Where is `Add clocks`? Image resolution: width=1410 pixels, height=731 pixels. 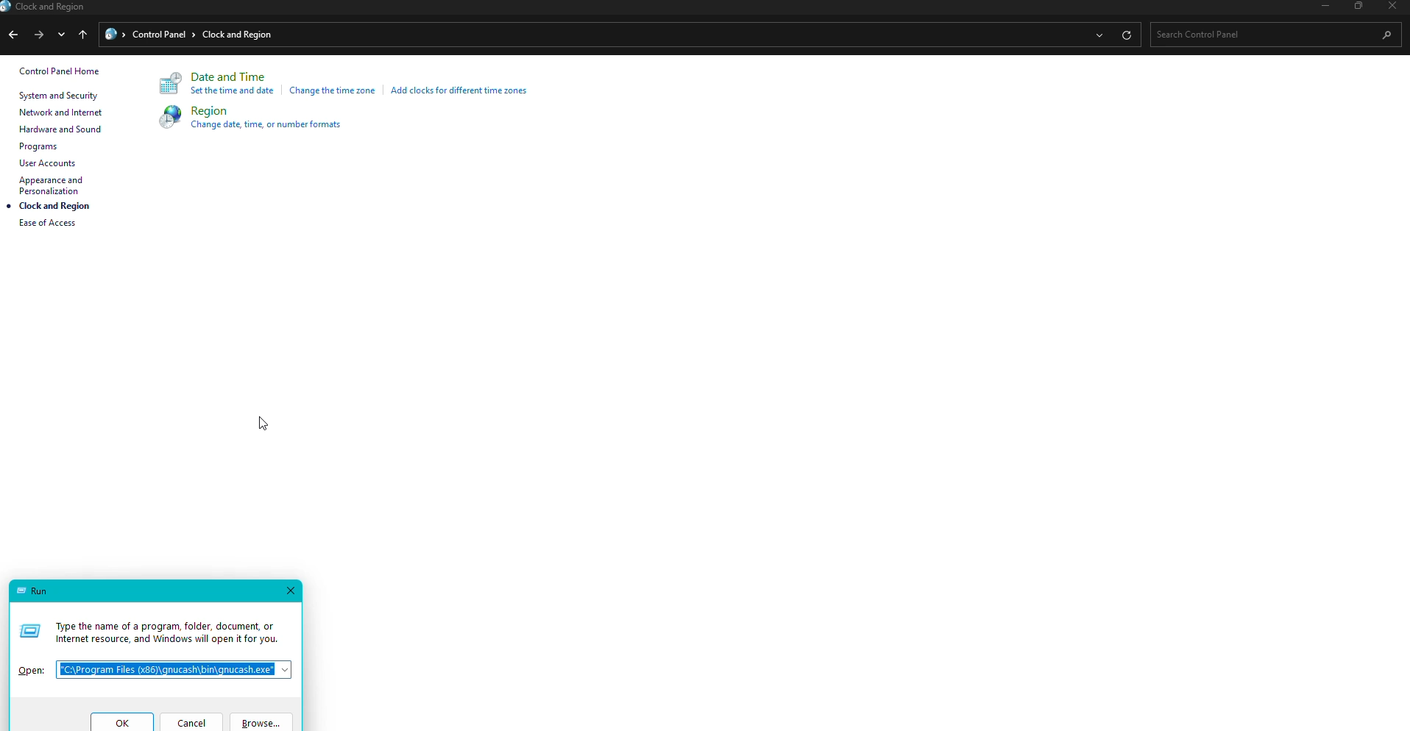
Add clocks is located at coordinates (463, 90).